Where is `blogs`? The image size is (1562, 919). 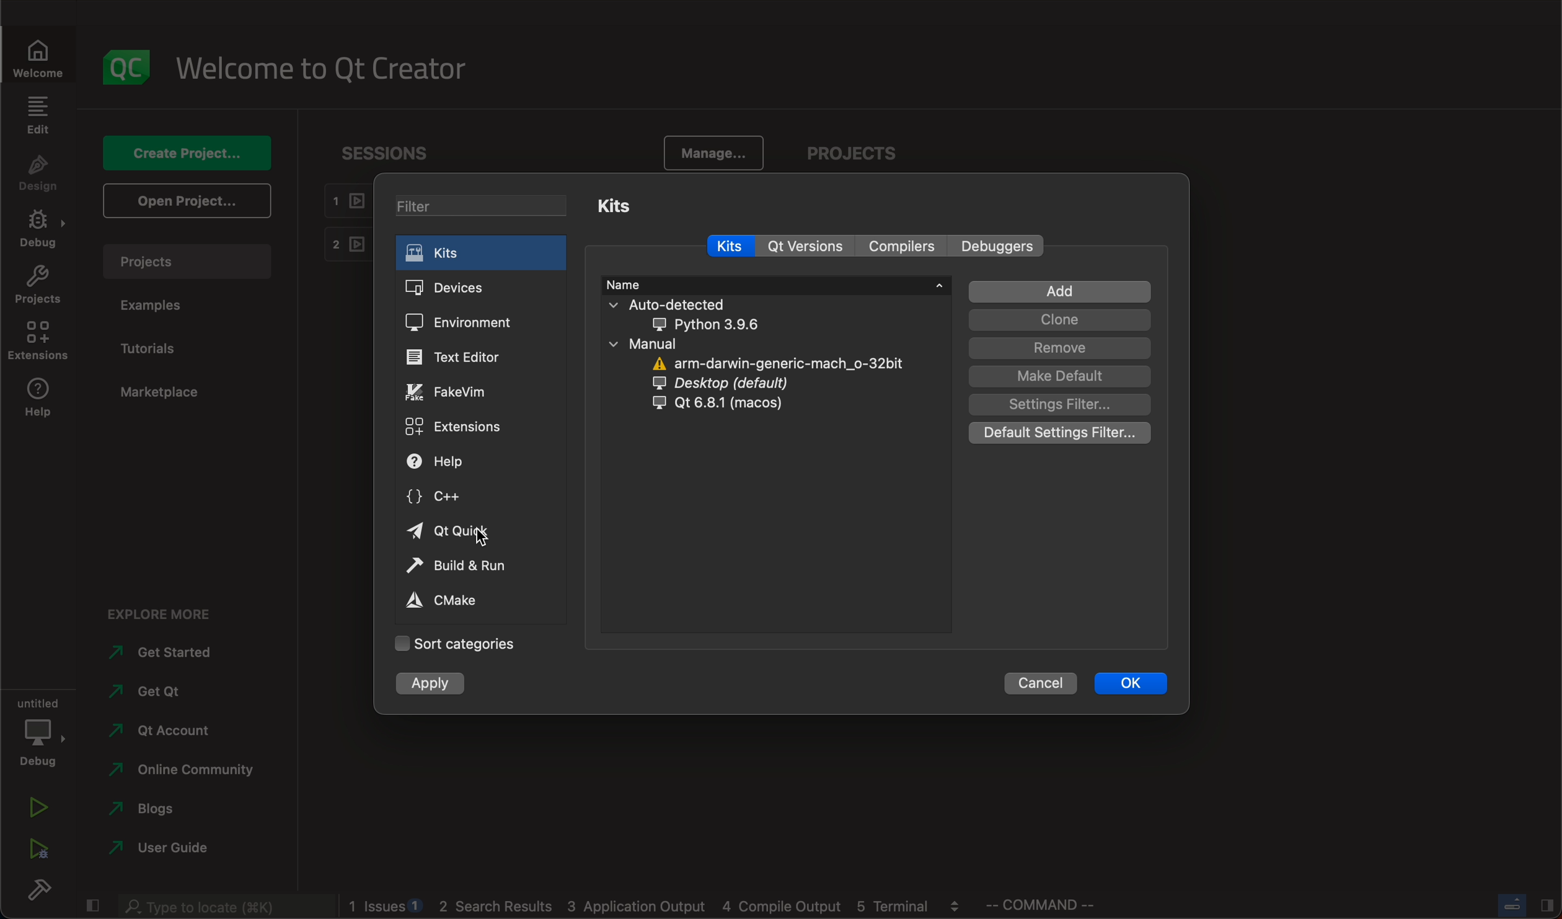 blogs is located at coordinates (151, 809).